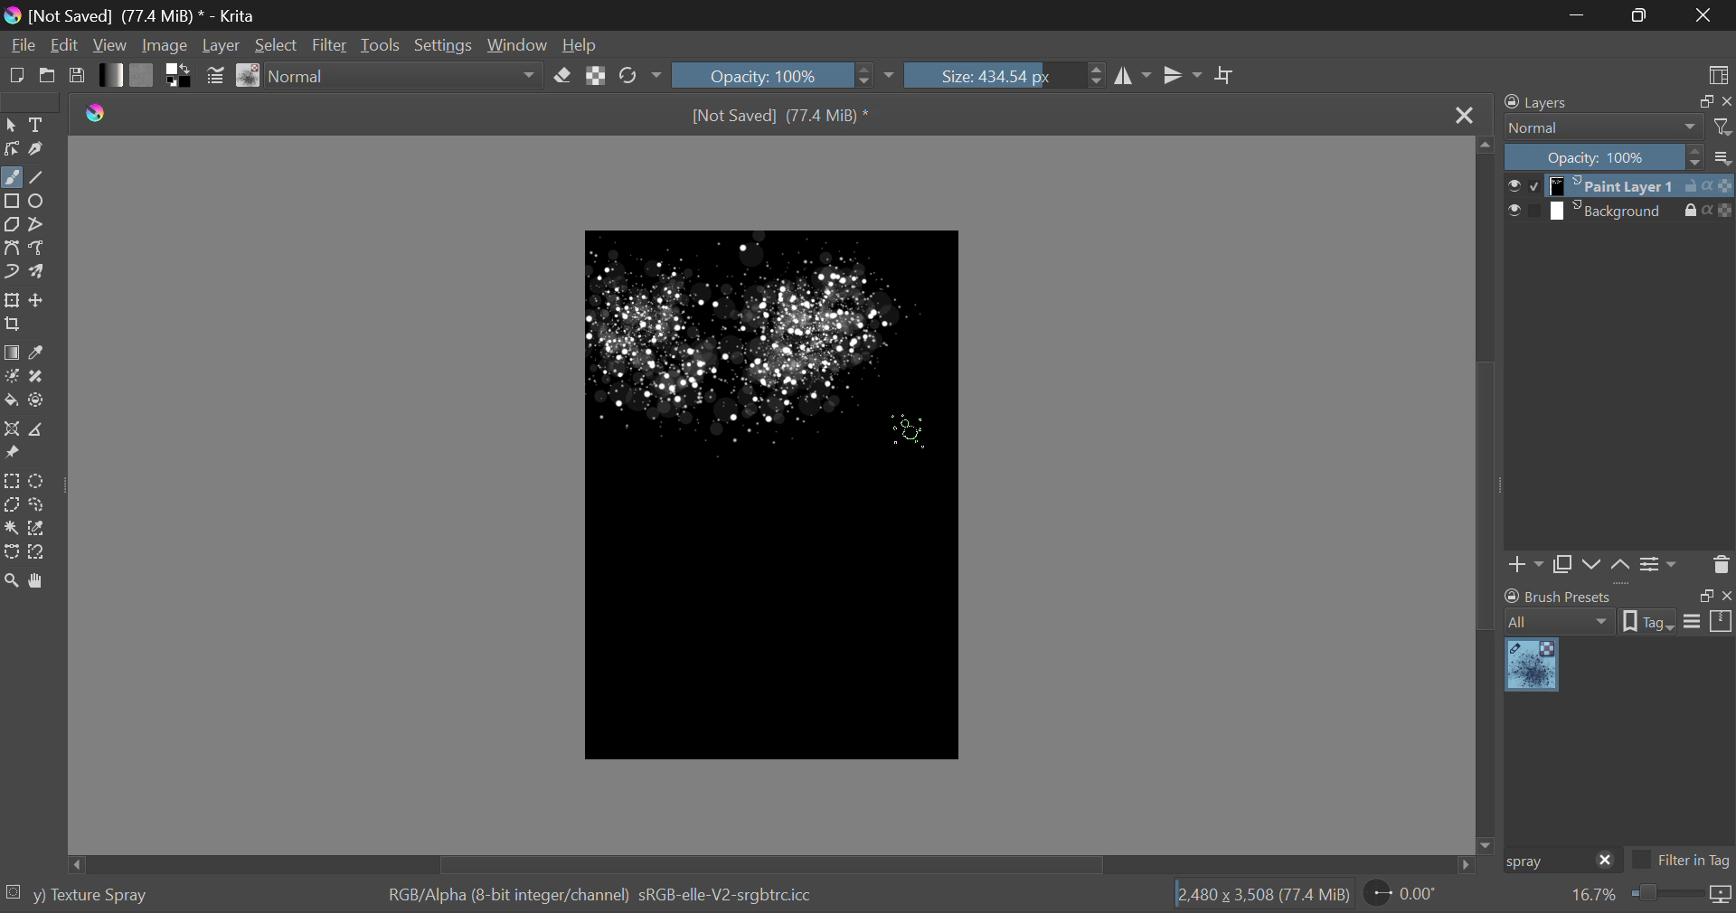 This screenshot has width=1736, height=913. Describe the element at coordinates (37, 402) in the screenshot. I see `Enclose and Fill` at that location.